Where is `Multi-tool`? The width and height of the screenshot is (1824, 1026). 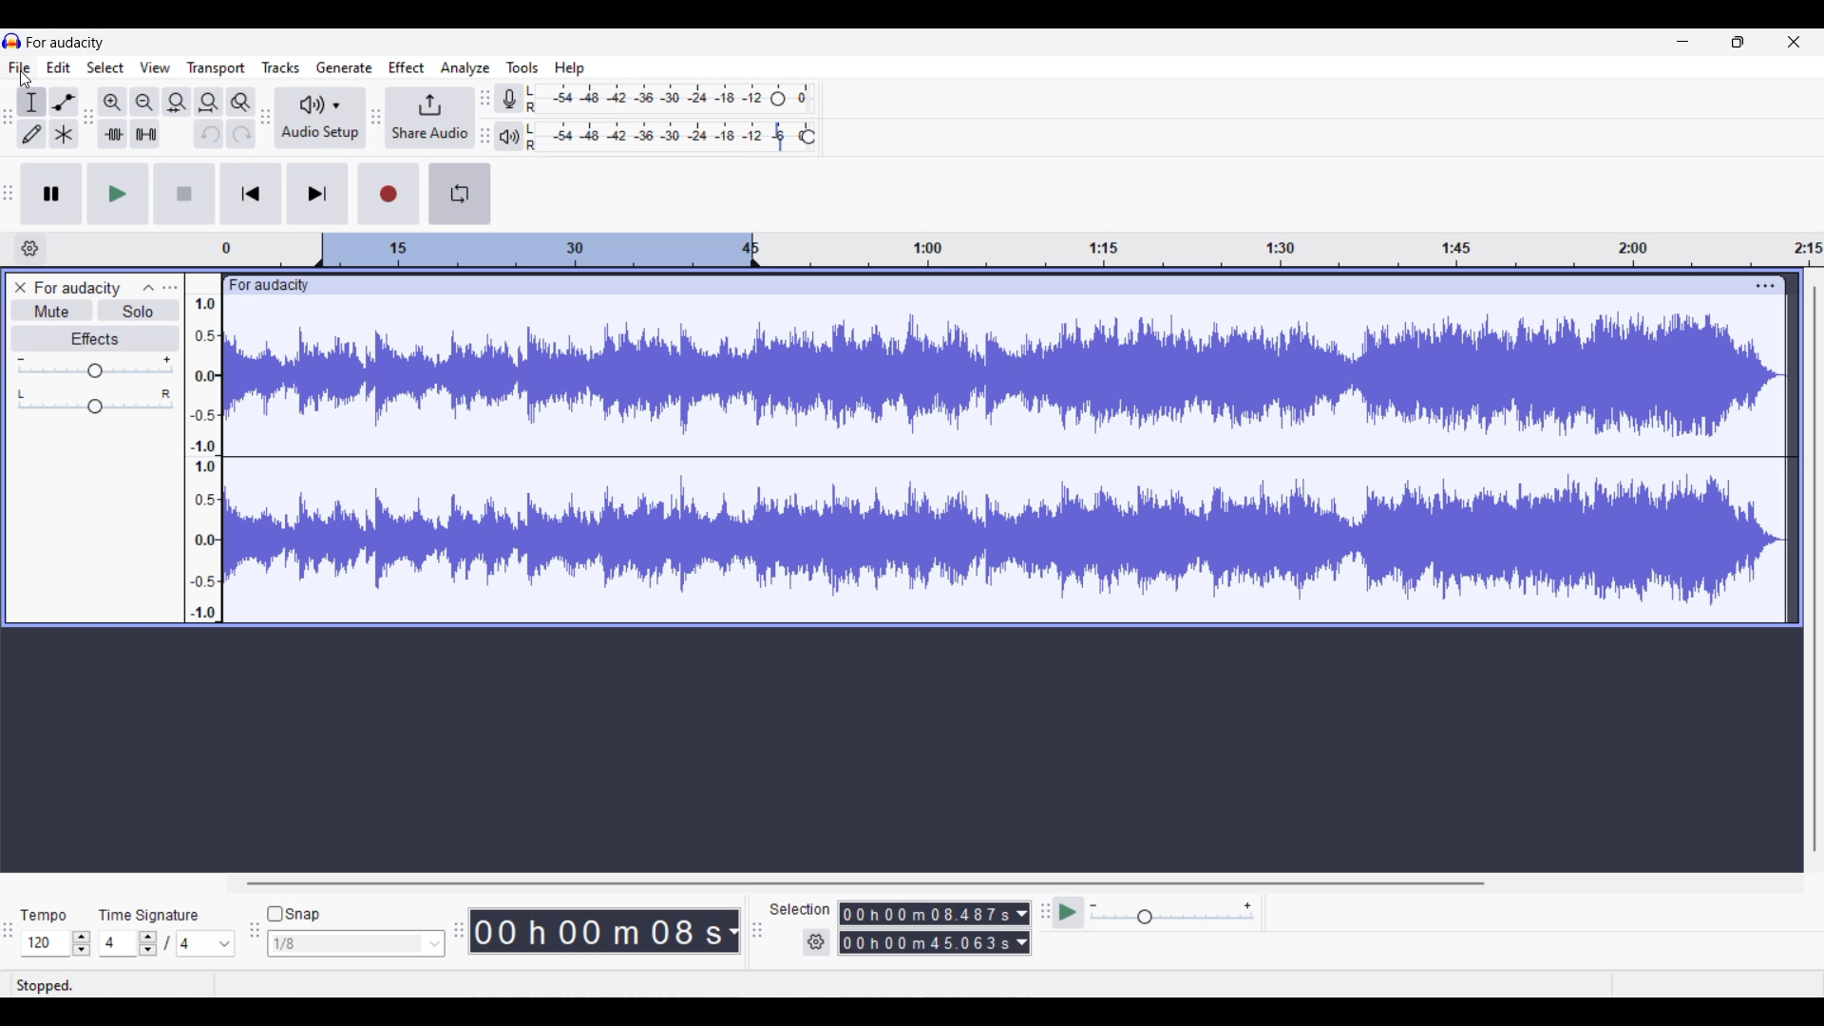 Multi-tool is located at coordinates (64, 134).